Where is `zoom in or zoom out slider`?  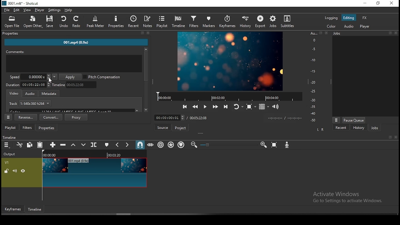
zoom in or zoom out slider is located at coordinates (227, 144).